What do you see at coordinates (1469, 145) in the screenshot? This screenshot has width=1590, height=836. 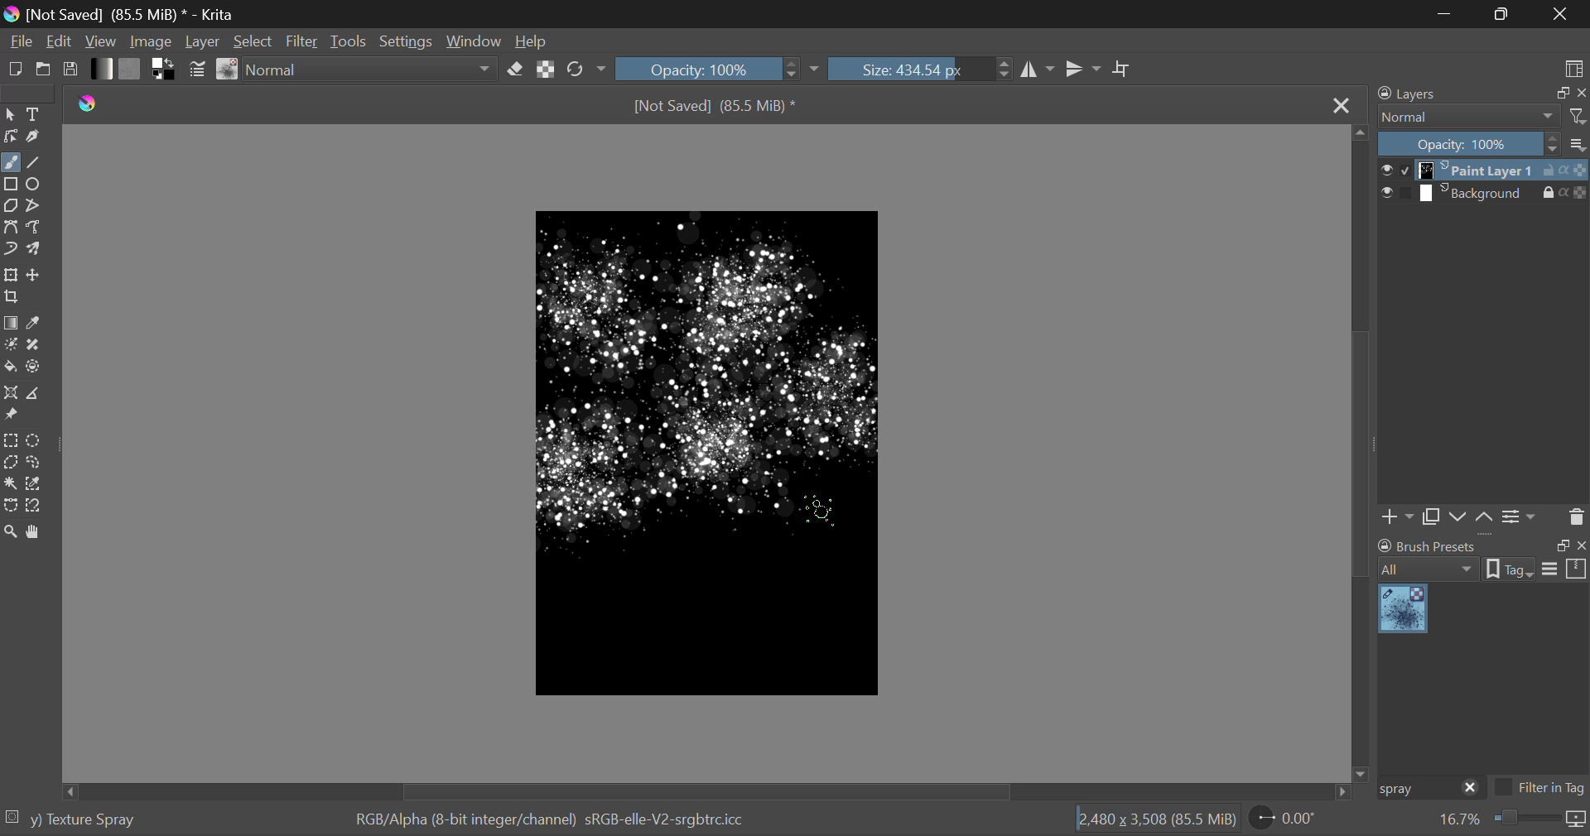 I see `Opacity: 100%` at bounding box center [1469, 145].